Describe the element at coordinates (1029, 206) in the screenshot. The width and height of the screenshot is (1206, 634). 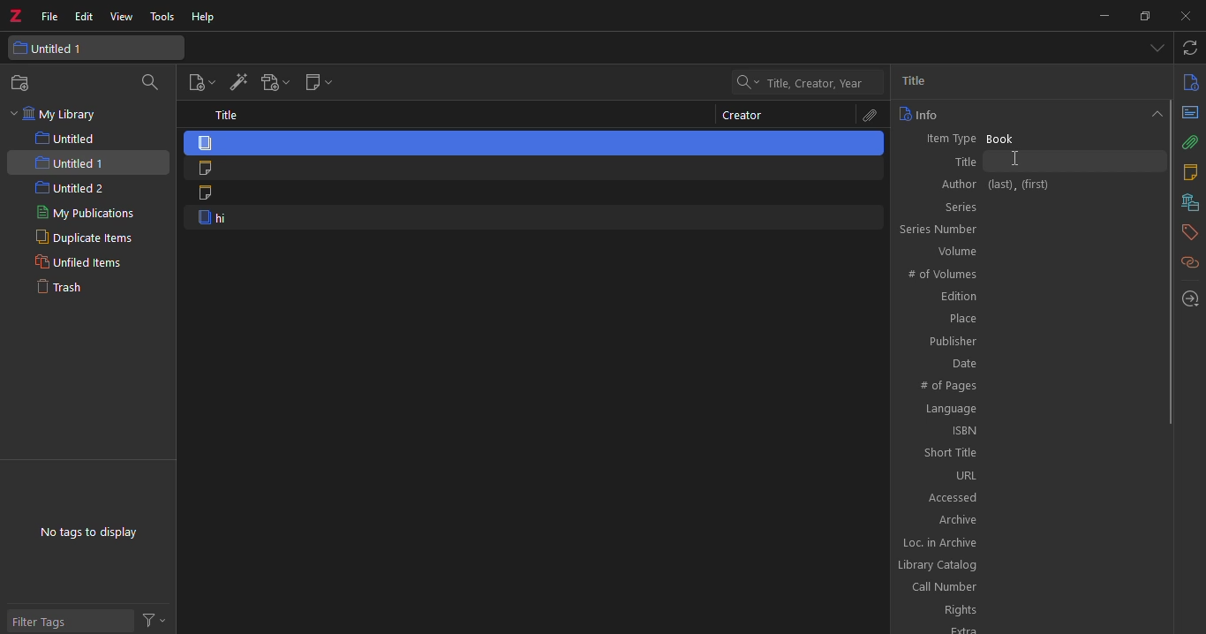
I see `series` at that location.